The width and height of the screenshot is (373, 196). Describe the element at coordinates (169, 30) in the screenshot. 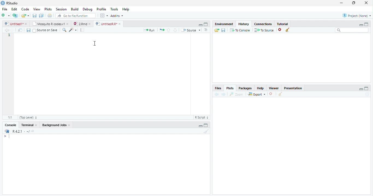

I see `Up` at that location.